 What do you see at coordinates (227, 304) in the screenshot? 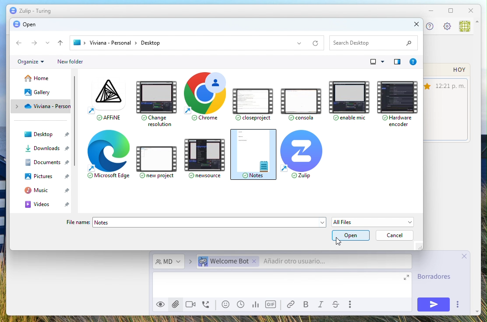
I see `Face` at bounding box center [227, 304].